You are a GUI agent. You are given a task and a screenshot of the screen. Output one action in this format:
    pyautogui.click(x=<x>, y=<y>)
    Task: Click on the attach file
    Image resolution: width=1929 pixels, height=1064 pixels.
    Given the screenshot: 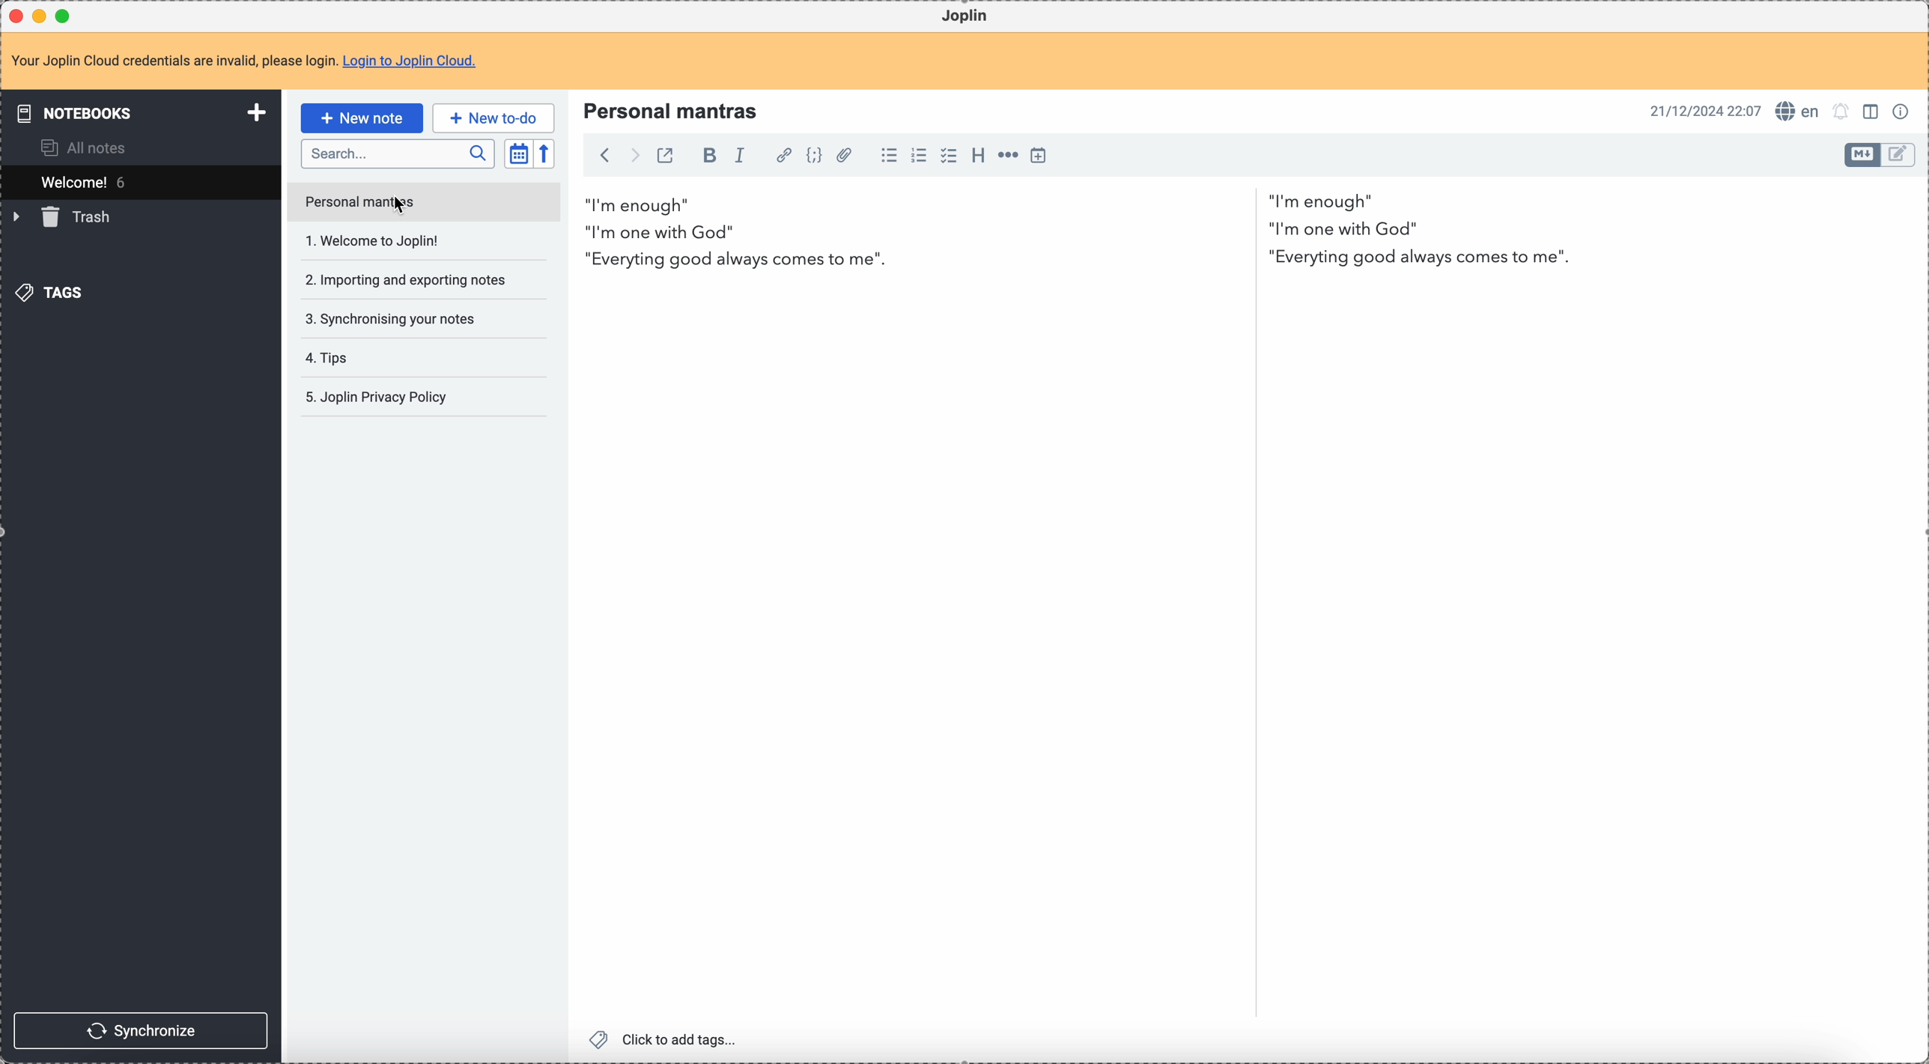 What is the action you would take?
    pyautogui.click(x=849, y=156)
    